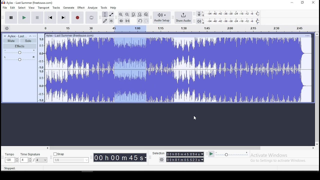  What do you see at coordinates (81, 8) in the screenshot?
I see `effect` at bounding box center [81, 8].